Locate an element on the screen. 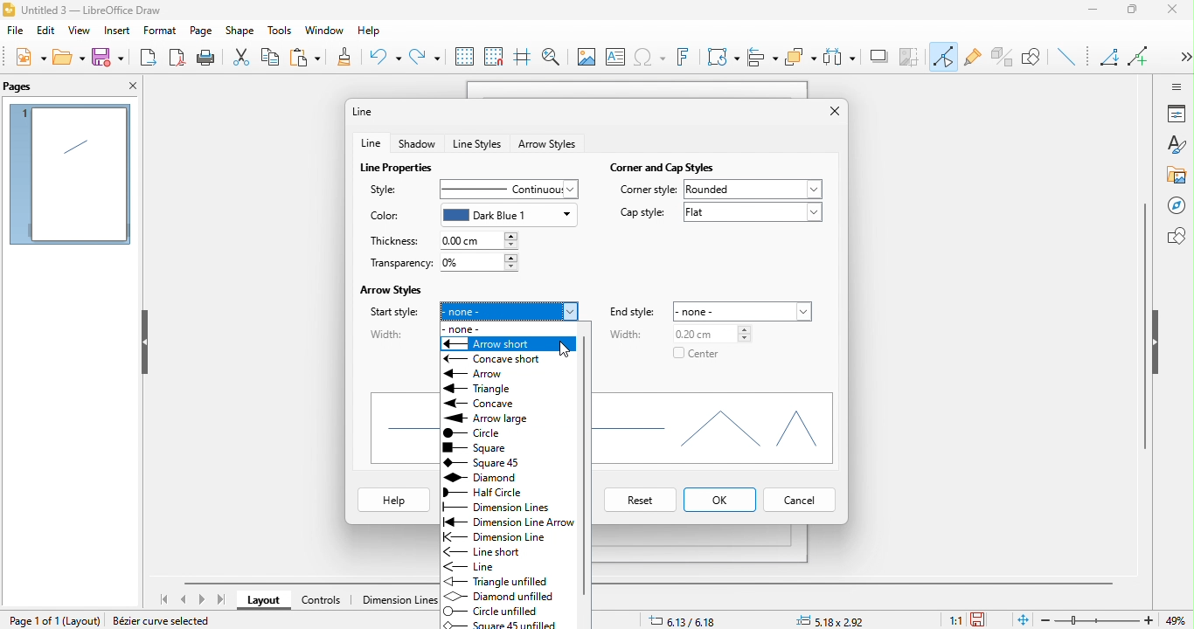 The height and width of the screenshot is (629, 1194). image is located at coordinates (584, 56).